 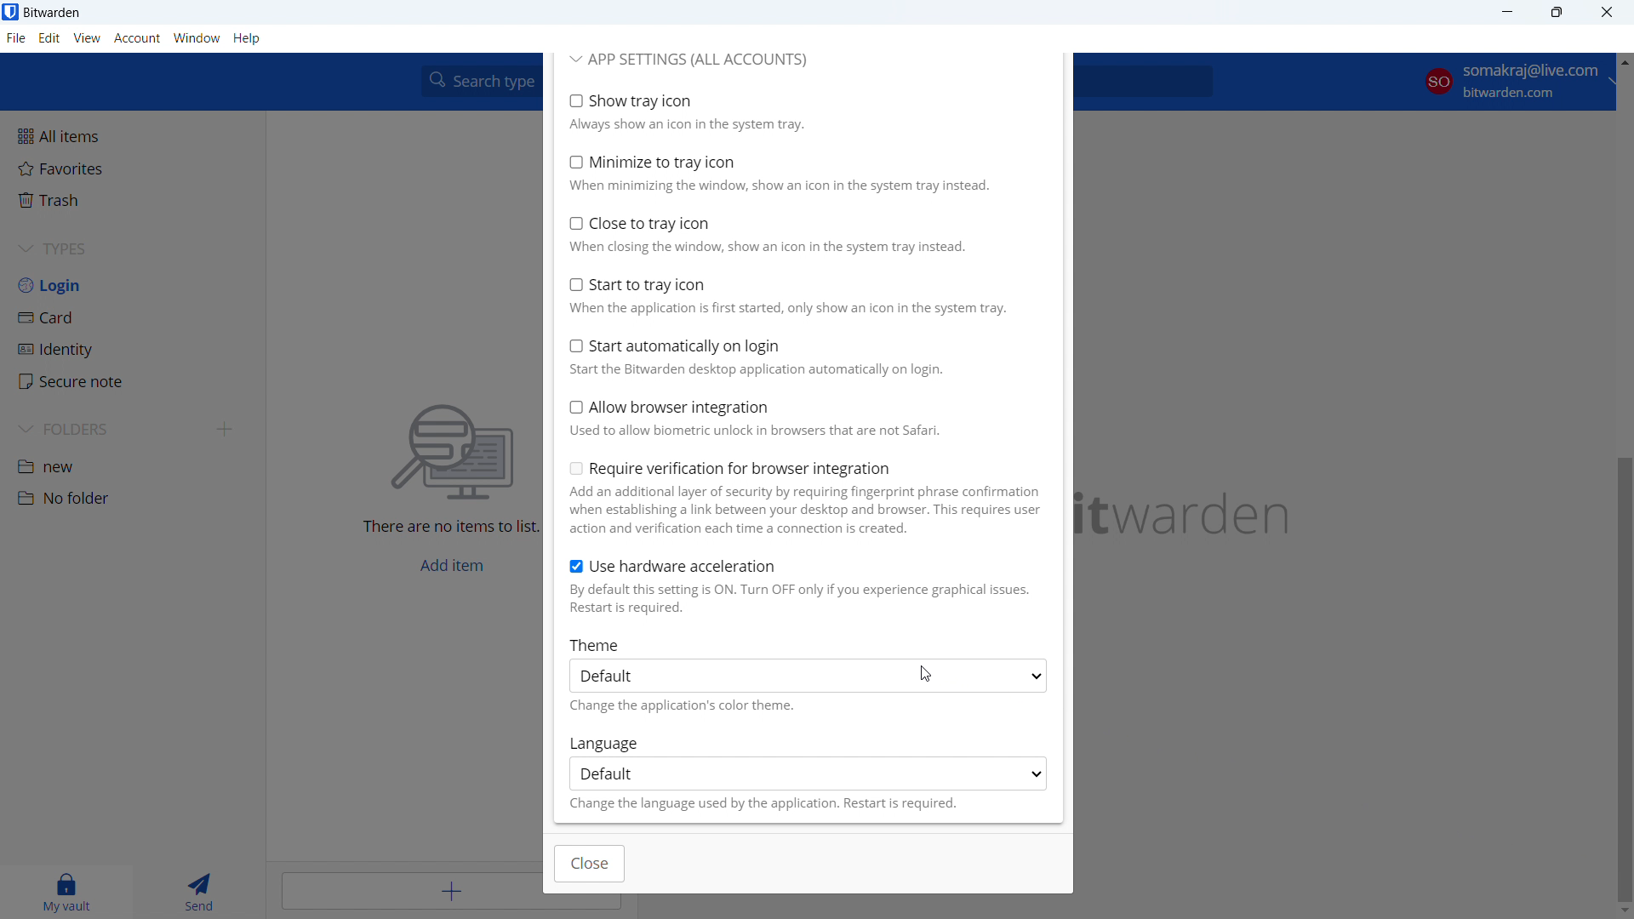 What do you see at coordinates (132, 249) in the screenshot?
I see `types` at bounding box center [132, 249].